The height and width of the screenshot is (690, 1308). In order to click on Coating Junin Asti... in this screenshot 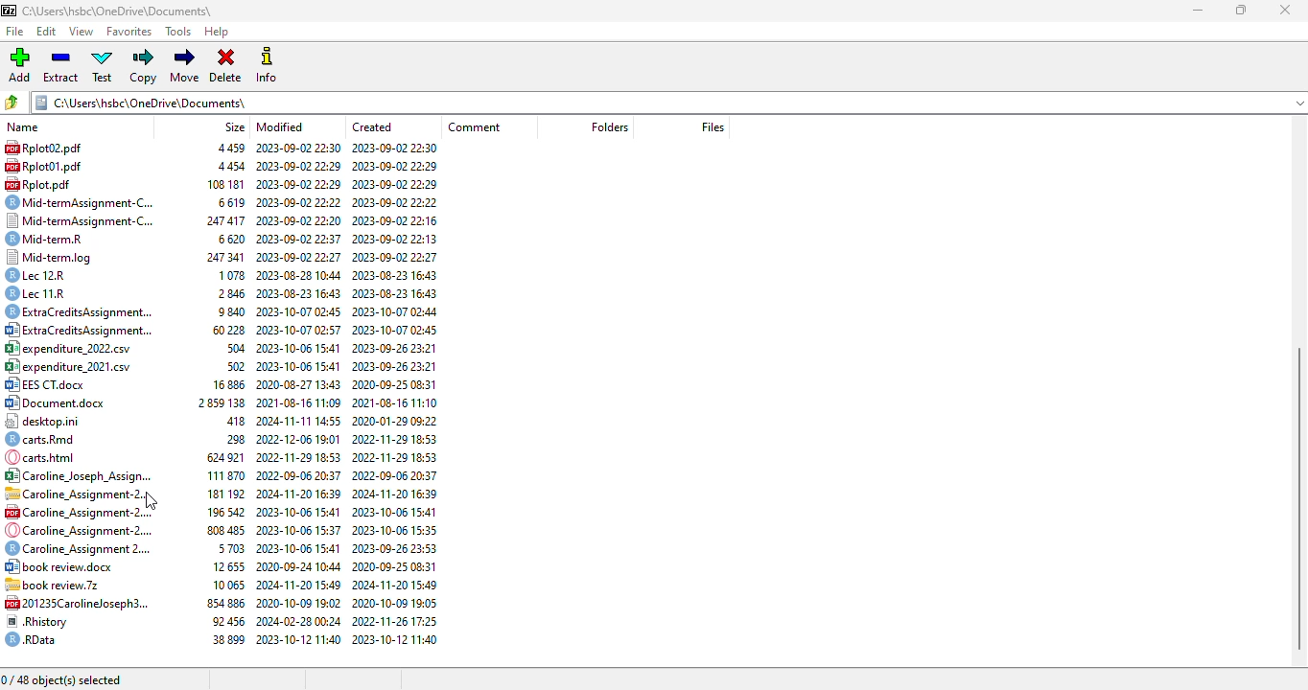, I will do `click(78, 474)`.